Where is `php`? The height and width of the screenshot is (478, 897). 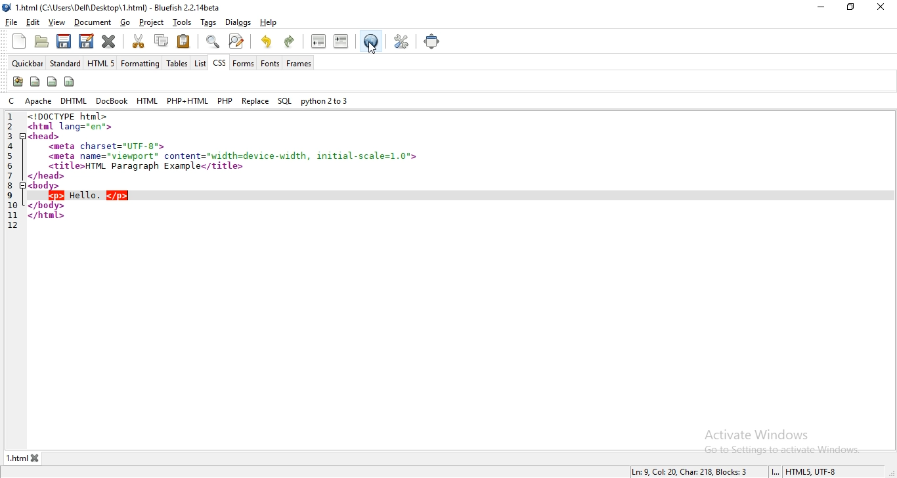 php is located at coordinates (225, 99).